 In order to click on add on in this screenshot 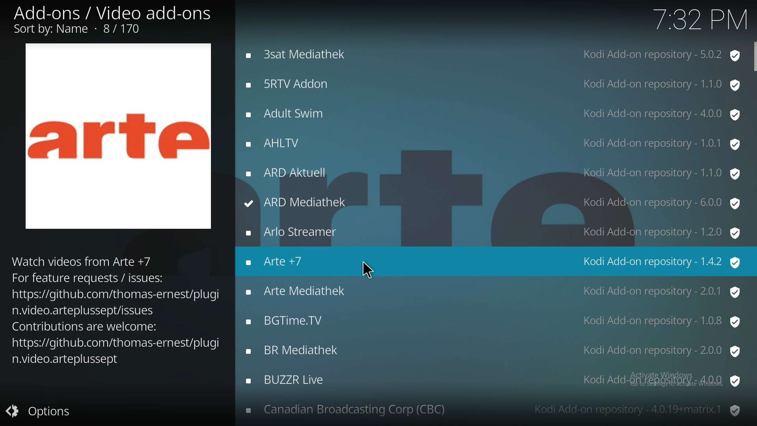, I will do `click(492, 381)`.